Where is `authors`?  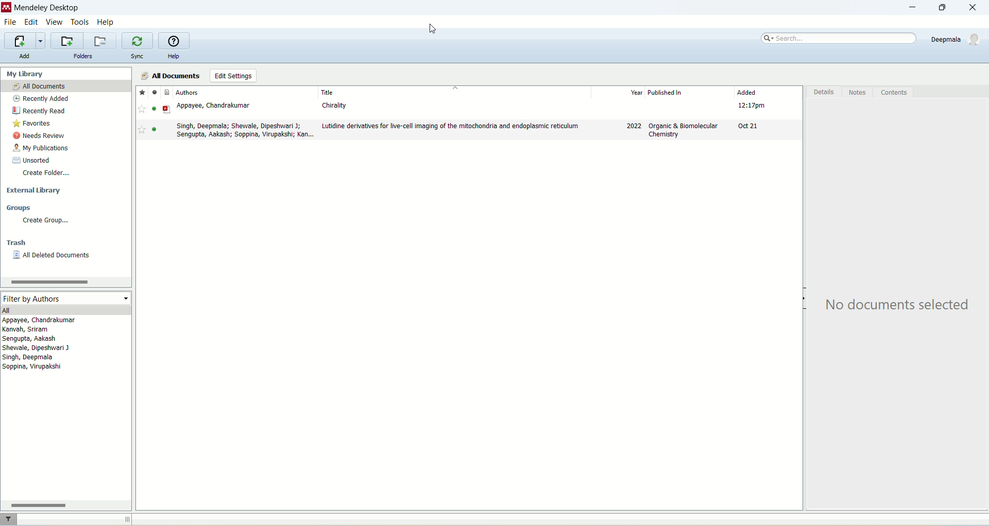 authors is located at coordinates (43, 345).